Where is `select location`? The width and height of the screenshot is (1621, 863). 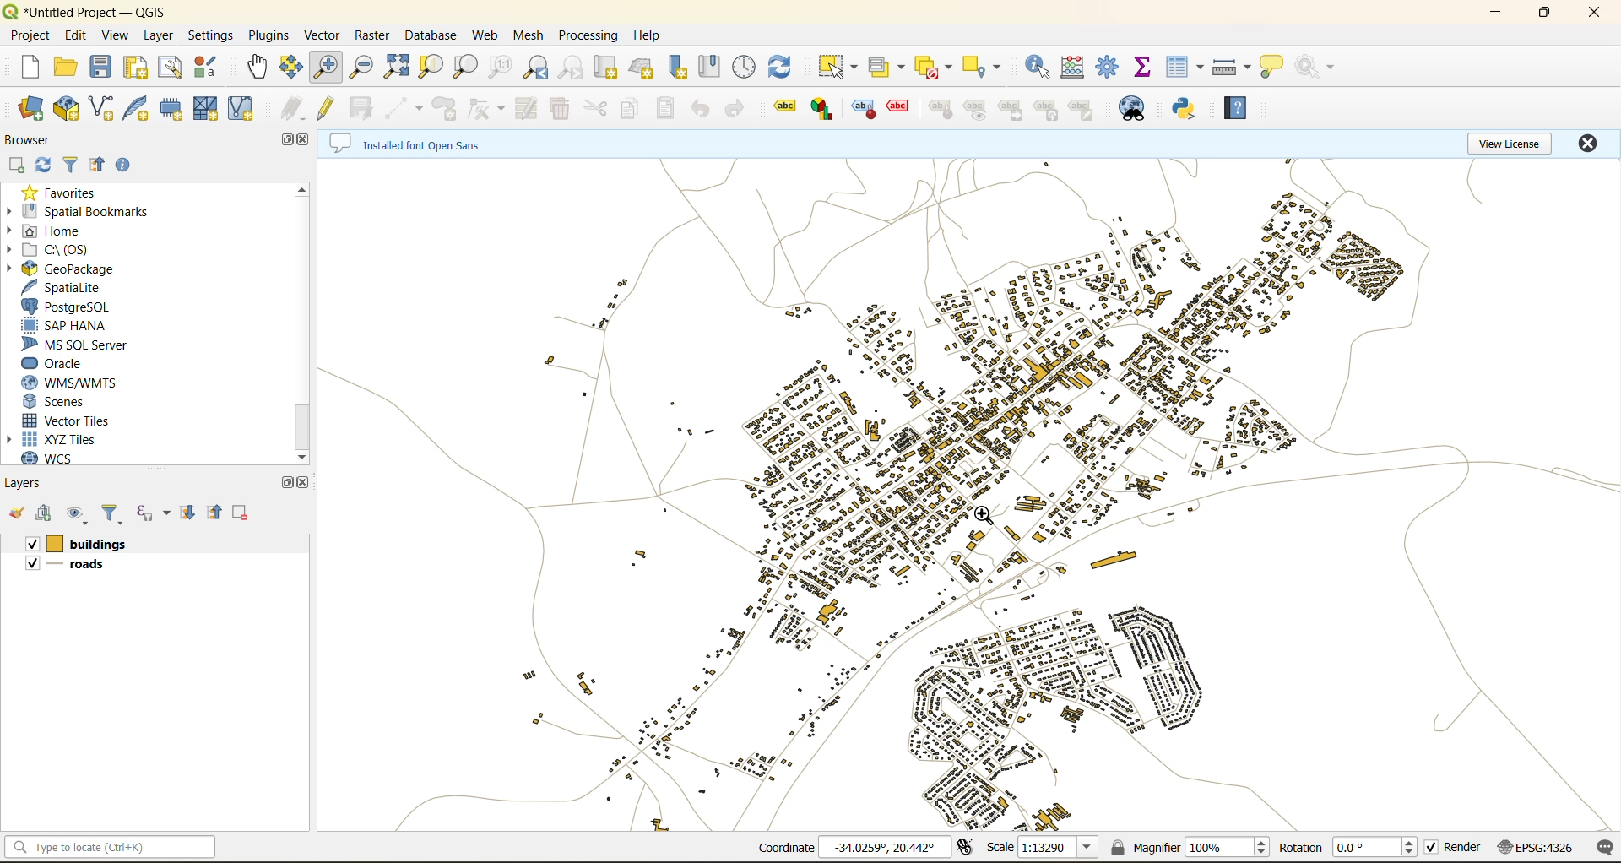 select location is located at coordinates (985, 67).